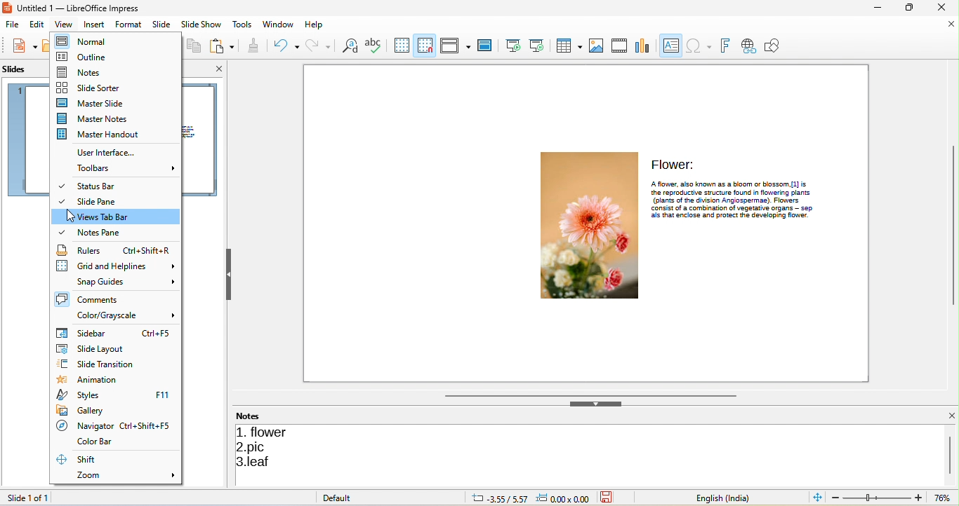 This screenshot has height=506, width=959. Describe the element at coordinates (279, 24) in the screenshot. I see `window` at that location.